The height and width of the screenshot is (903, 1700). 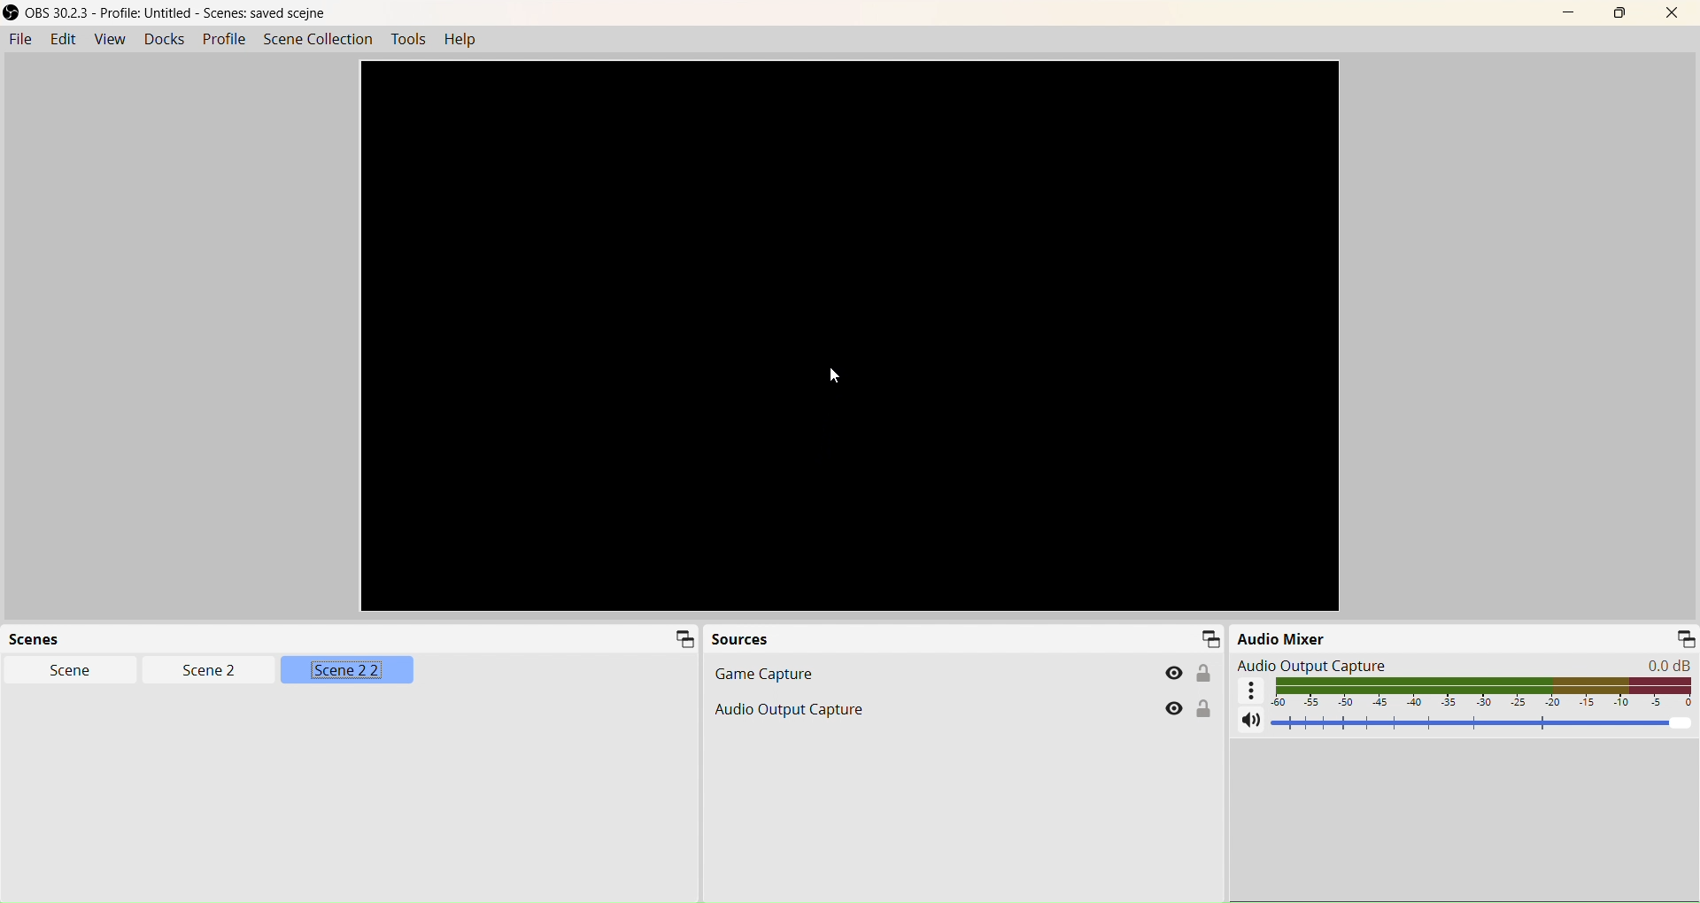 What do you see at coordinates (1619, 13) in the screenshot?
I see `Maximize` at bounding box center [1619, 13].